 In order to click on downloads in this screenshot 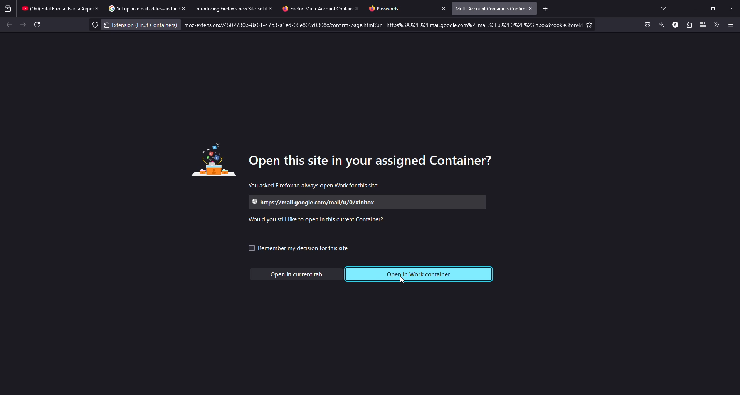, I will do `click(660, 25)`.